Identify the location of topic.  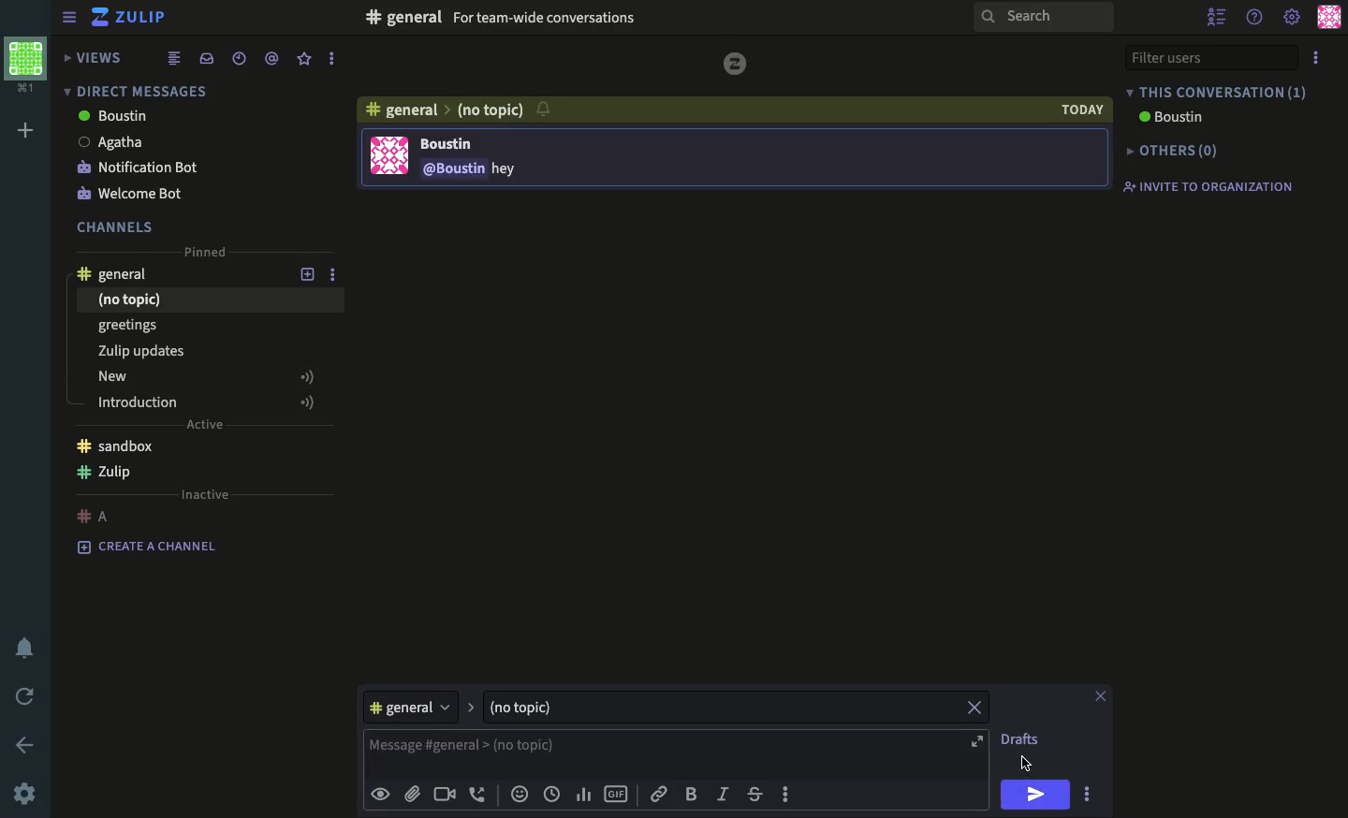
(541, 706).